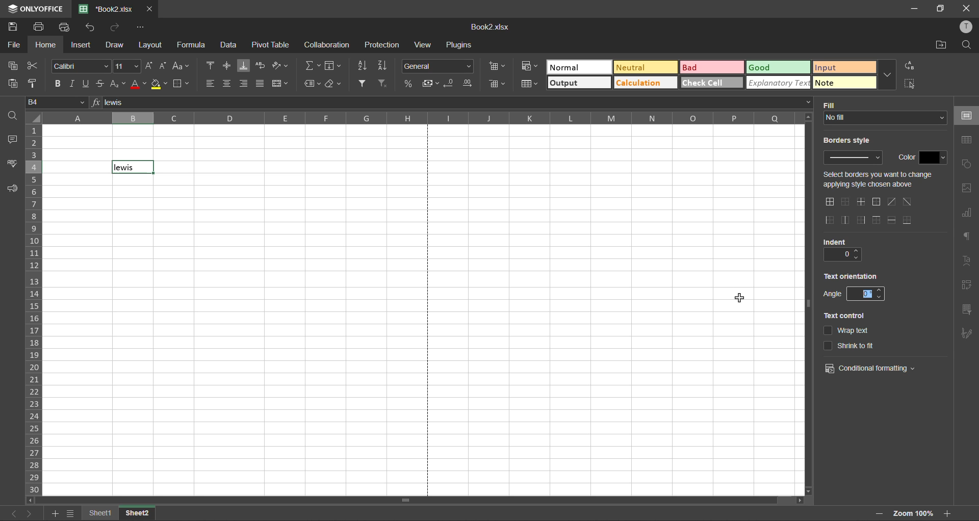  What do you see at coordinates (14, 45) in the screenshot?
I see `file` at bounding box center [14, 45].